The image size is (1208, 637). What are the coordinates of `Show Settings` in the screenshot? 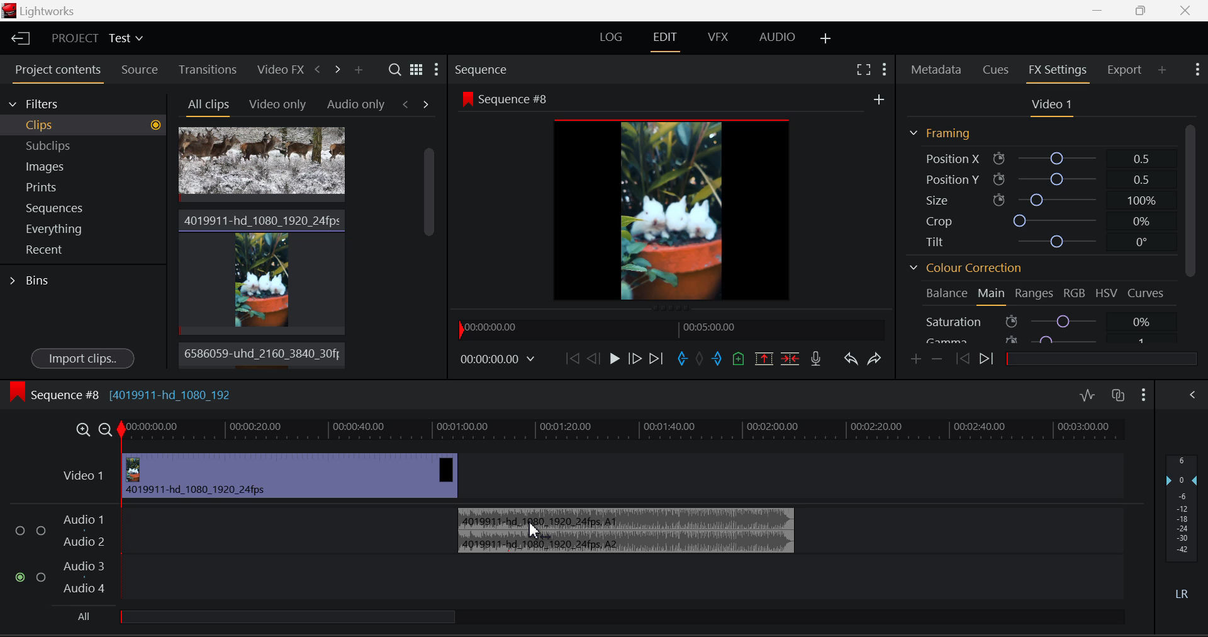 It's located at (1144, 393).